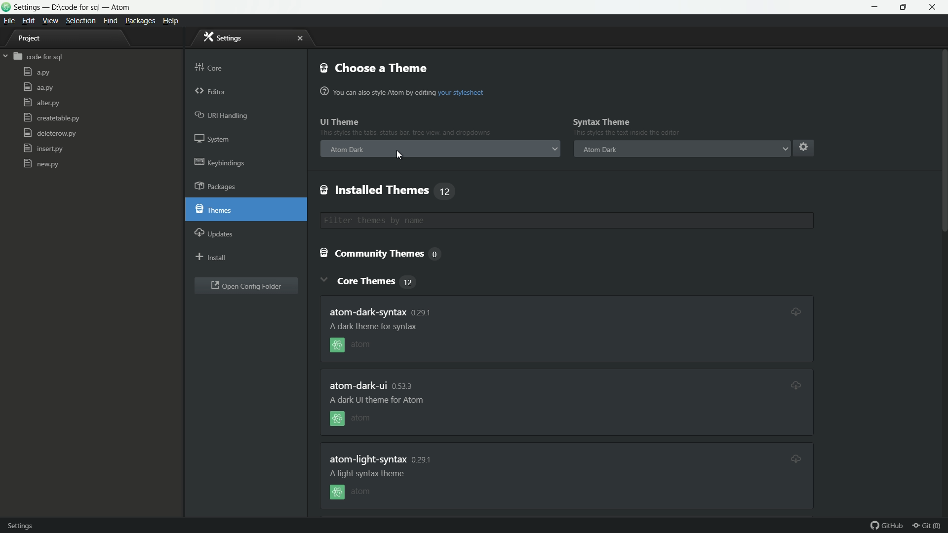 The image size is (948, 533). I want to click on minimize, so click(875, 7).